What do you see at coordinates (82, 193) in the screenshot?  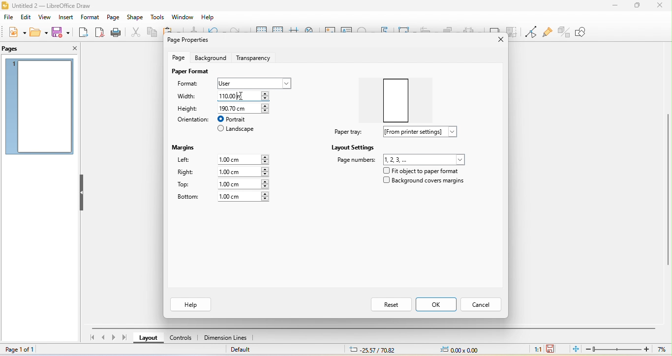 I see `hide` at bounding box center [82, 193].